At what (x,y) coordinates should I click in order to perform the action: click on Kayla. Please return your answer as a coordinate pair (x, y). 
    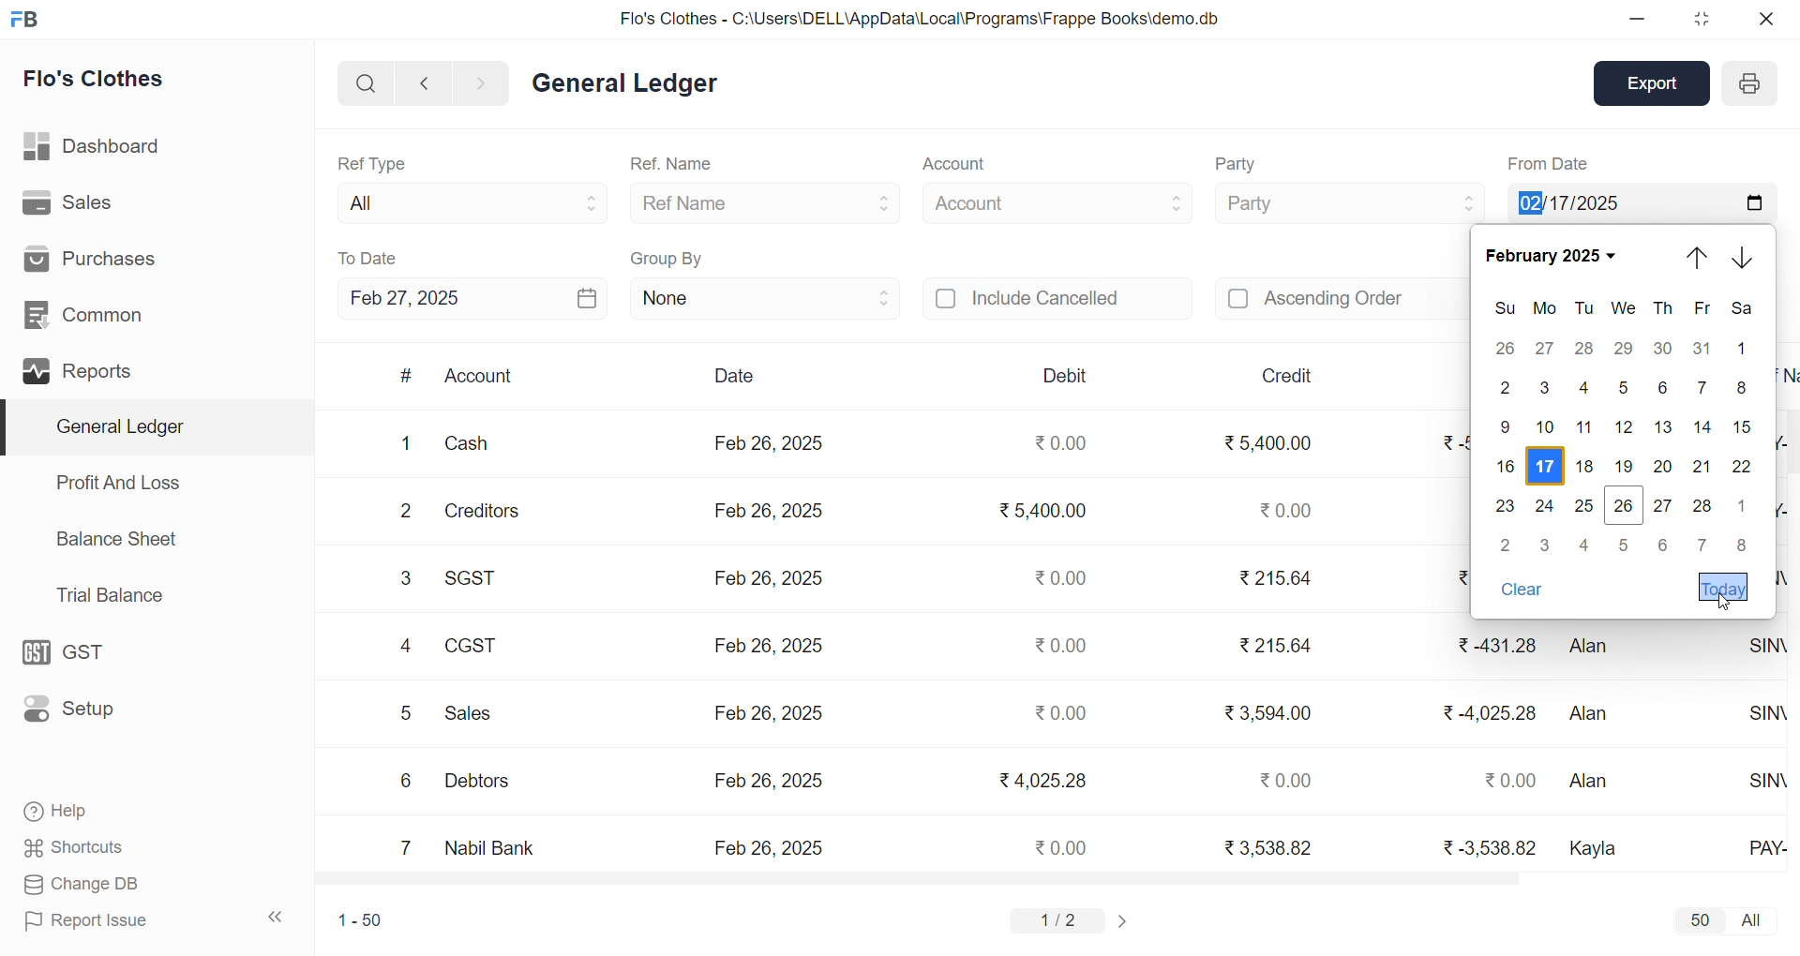
    Looking at the image, I should click on (1598, 845).